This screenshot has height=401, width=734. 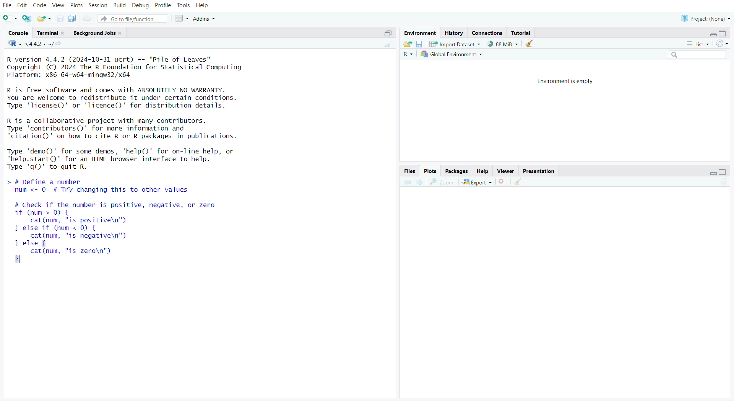 I want to click on history, so click(x=454, y=33).